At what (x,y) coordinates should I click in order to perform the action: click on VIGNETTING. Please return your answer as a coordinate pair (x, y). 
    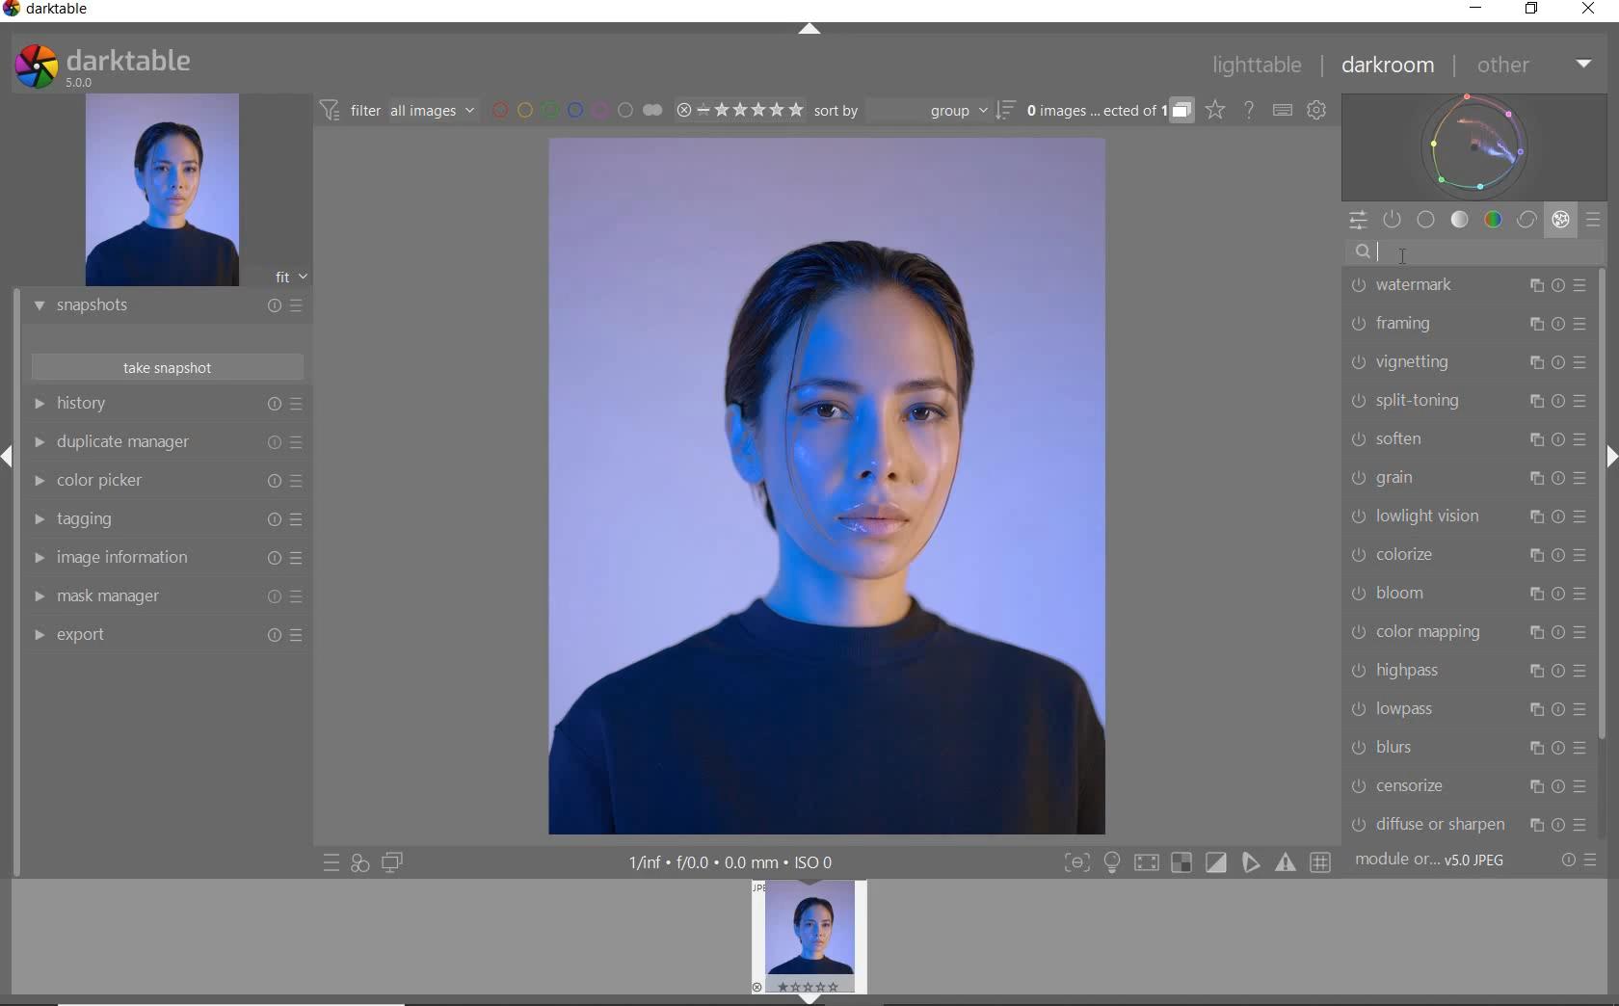
    Looking at the image, I should click on (1466, 361).